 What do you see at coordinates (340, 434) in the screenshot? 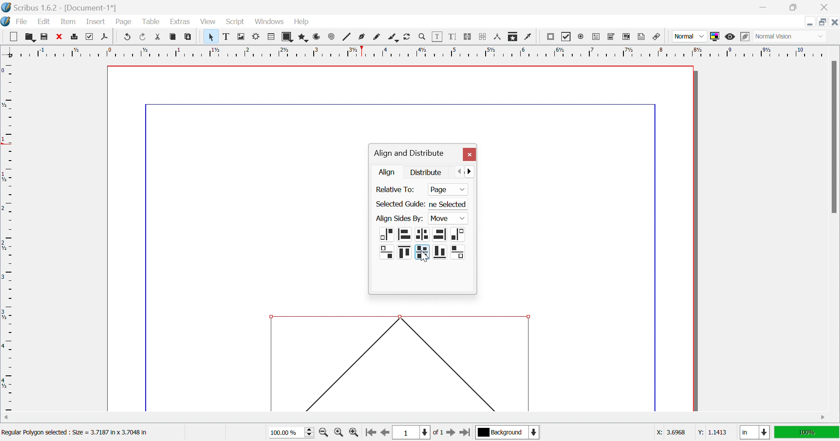
I see `Zoom to 100%` at bounding box center [340, 434].